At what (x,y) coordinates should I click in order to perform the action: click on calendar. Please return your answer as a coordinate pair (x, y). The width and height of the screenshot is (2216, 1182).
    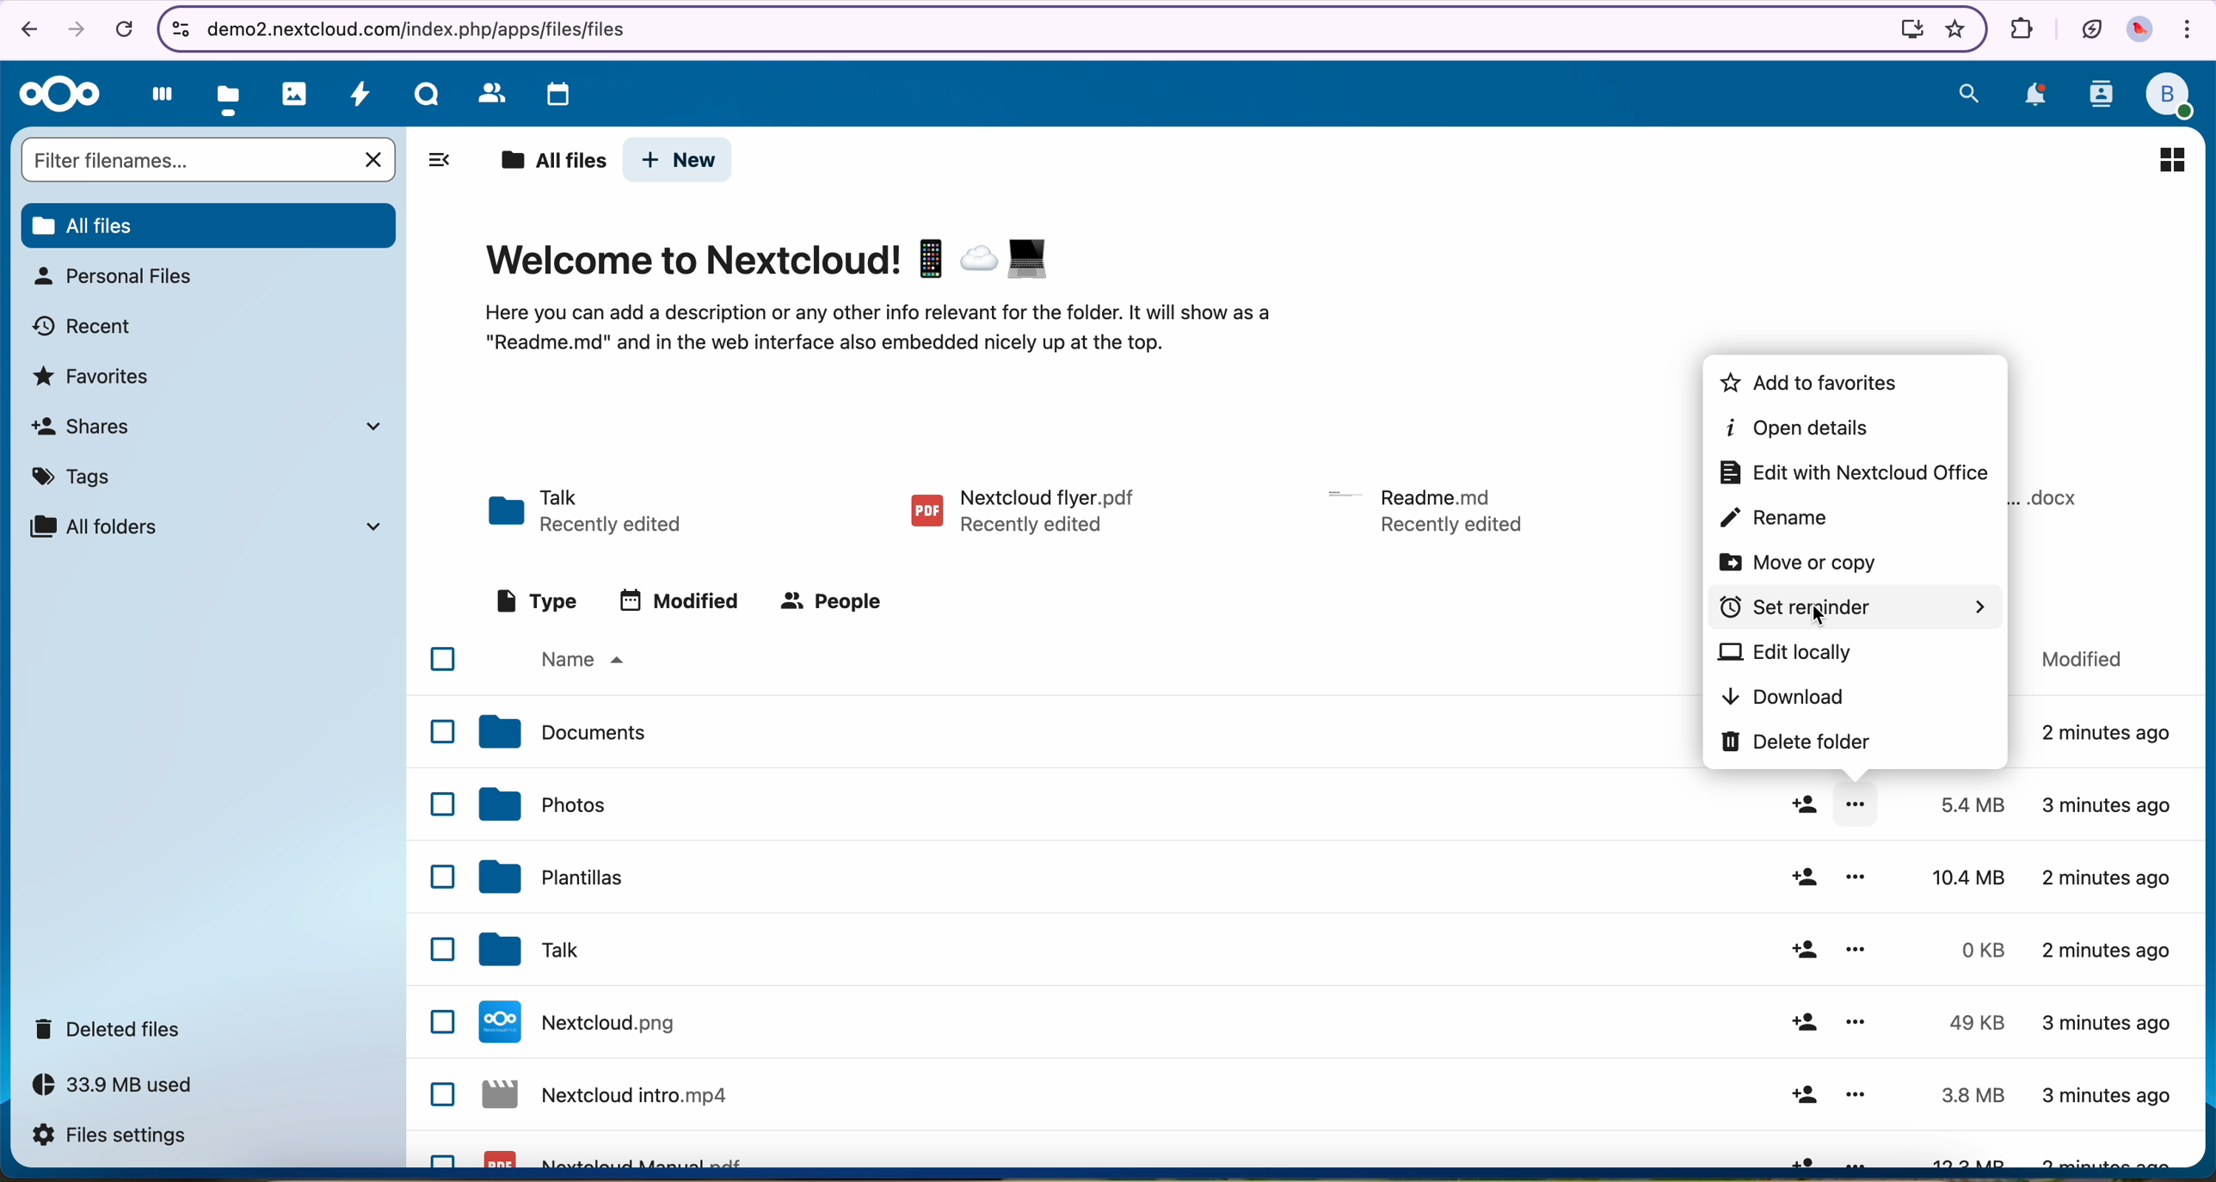
    Looking at the image, I should click on (548, 89).